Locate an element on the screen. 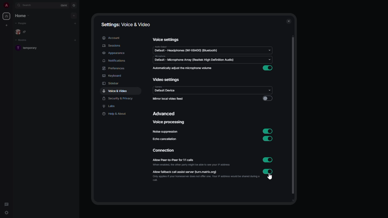 Image resolution: width=388 pixels, height=218 pixels. quick settings is located at coordinates (7, 213).